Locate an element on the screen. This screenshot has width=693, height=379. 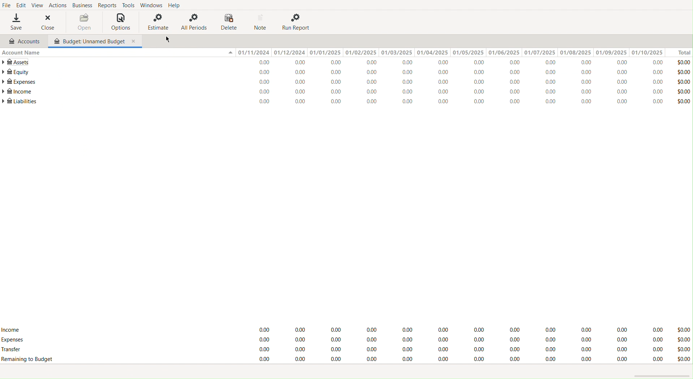
File is located at coordinates (7, 5).